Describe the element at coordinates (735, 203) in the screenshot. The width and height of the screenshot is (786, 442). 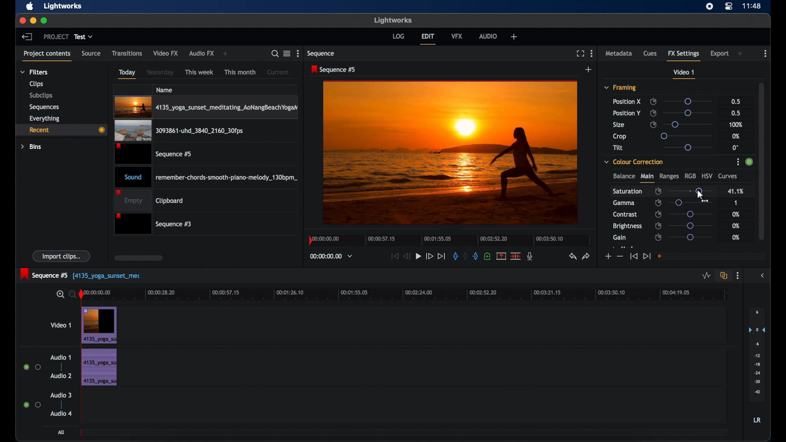
I see `1` at that location.